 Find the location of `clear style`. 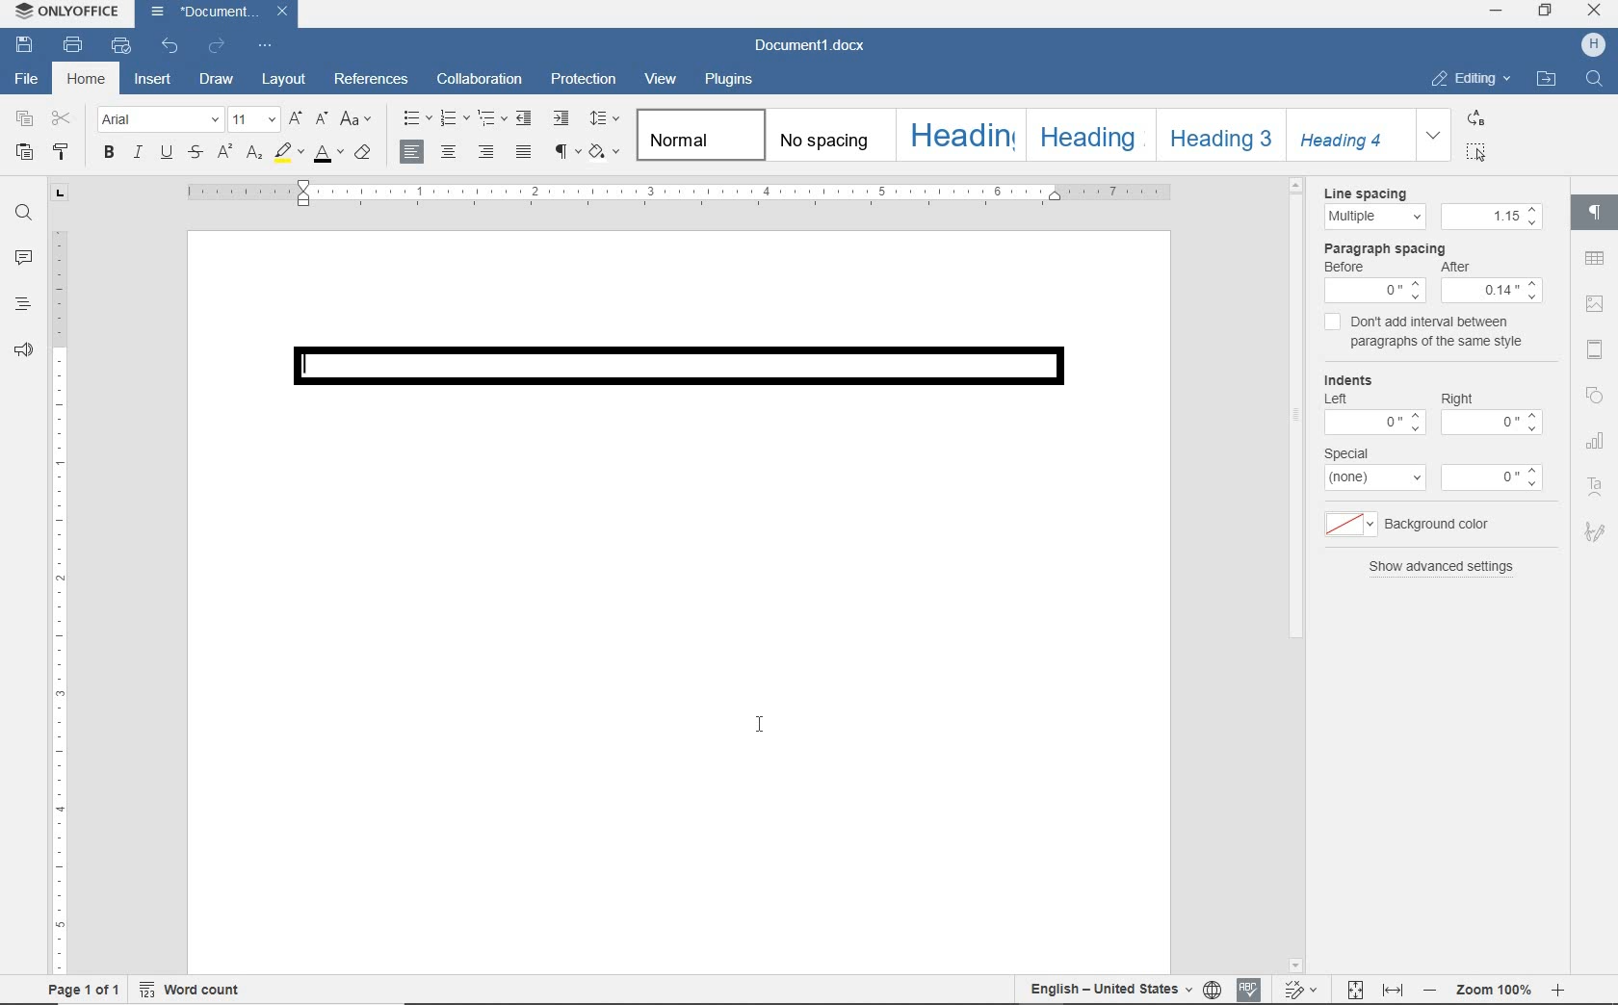

clear style is located at coordinates (365, 154).